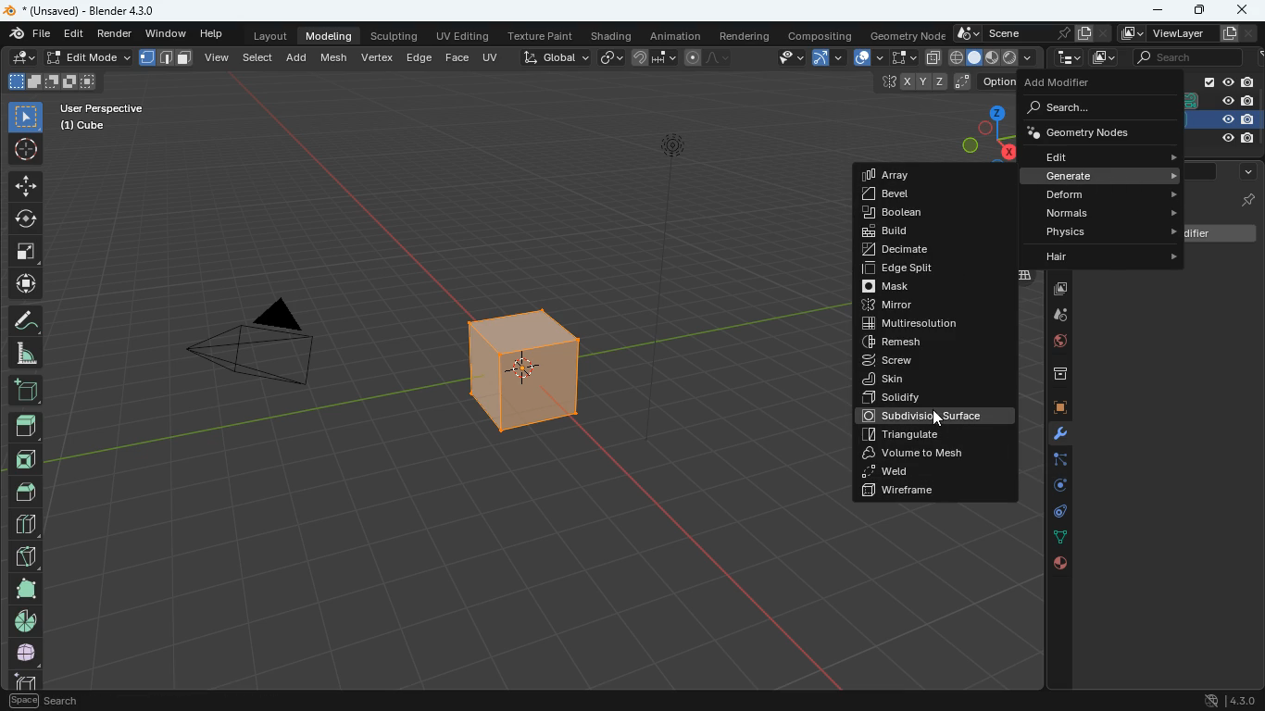  I want to click on globe, so click(1053, 344).